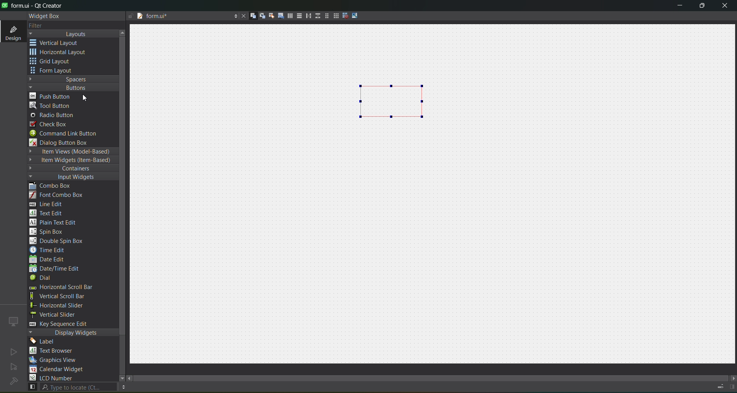  I want to click on move right, so click(732, 379).